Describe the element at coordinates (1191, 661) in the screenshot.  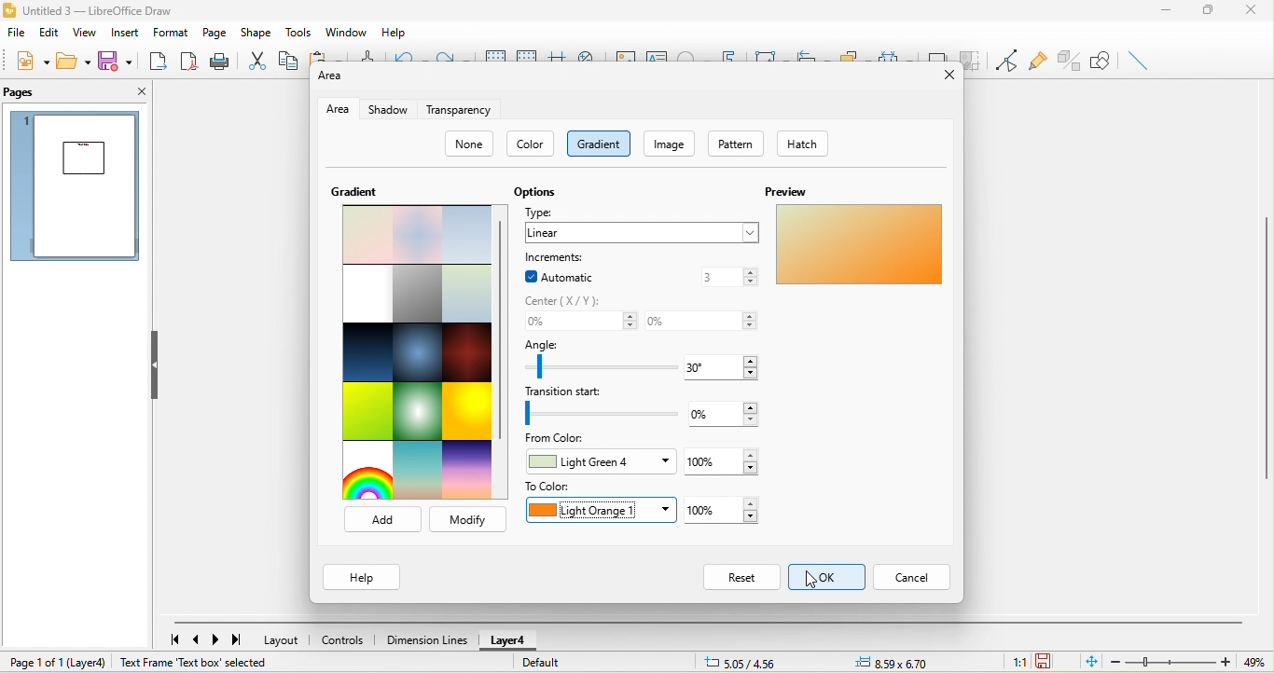
I see `zoom` at that location.